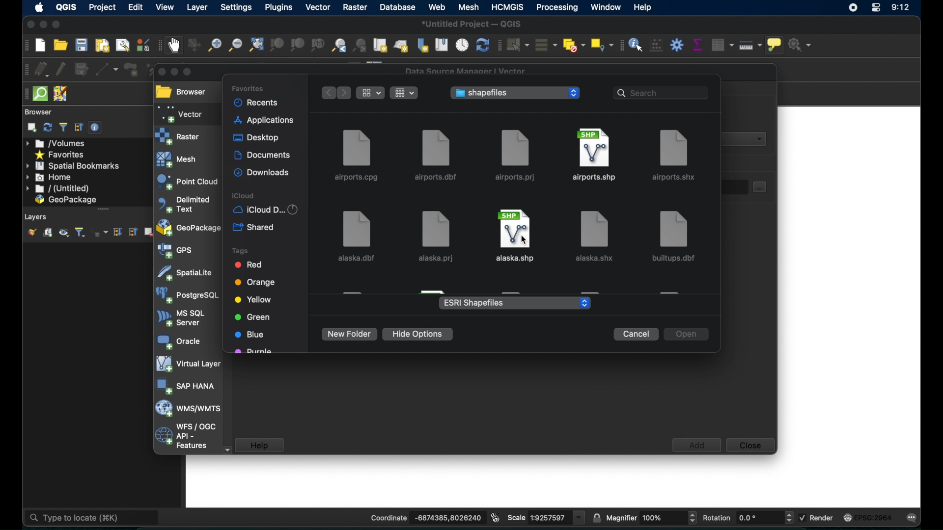 This screenshot has height=530, width=943. Describe the element at coordinates (255, 45) in the screenshot. I see `zoom full` at that location.